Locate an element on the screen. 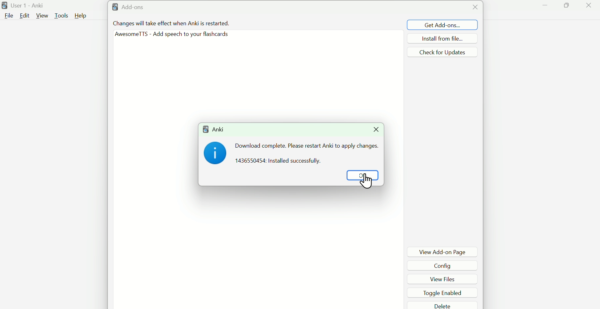 Image resolution: width=600 pixels, height=309 pixels. Get add Ons is located at coordinates (442, 25).